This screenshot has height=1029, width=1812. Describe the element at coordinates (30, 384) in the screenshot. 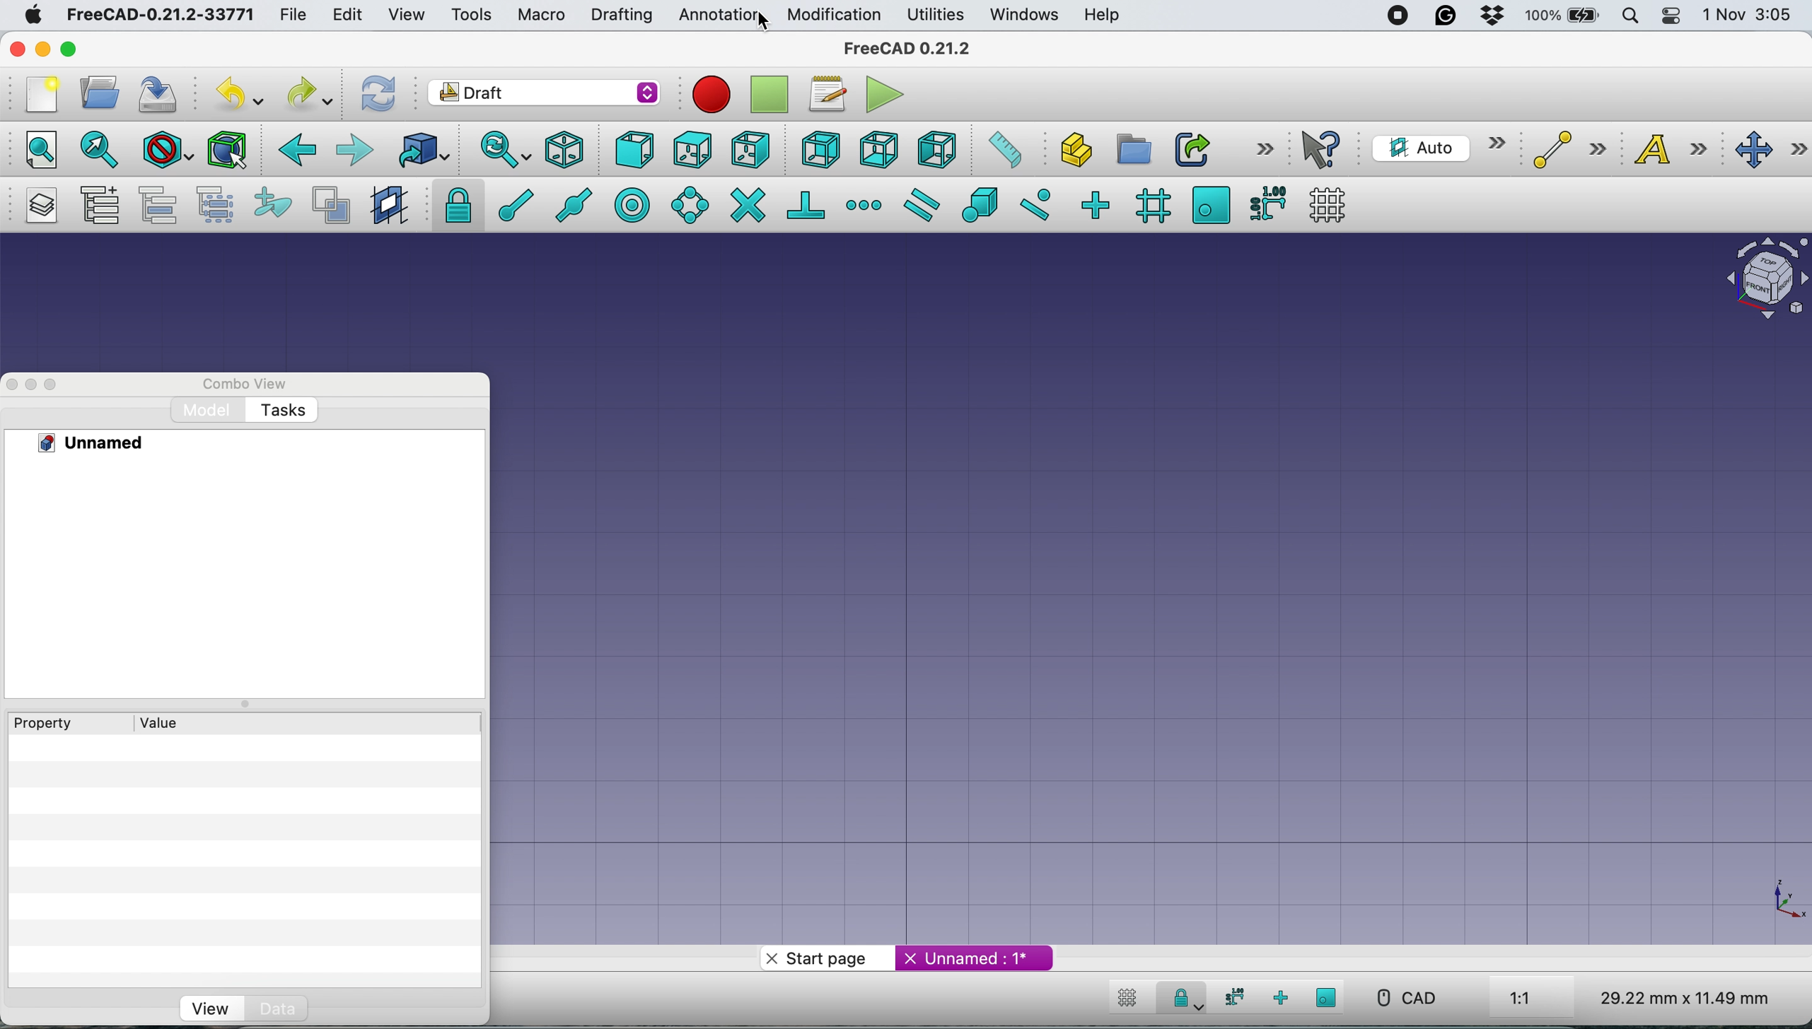

I see `minimise` at that location.